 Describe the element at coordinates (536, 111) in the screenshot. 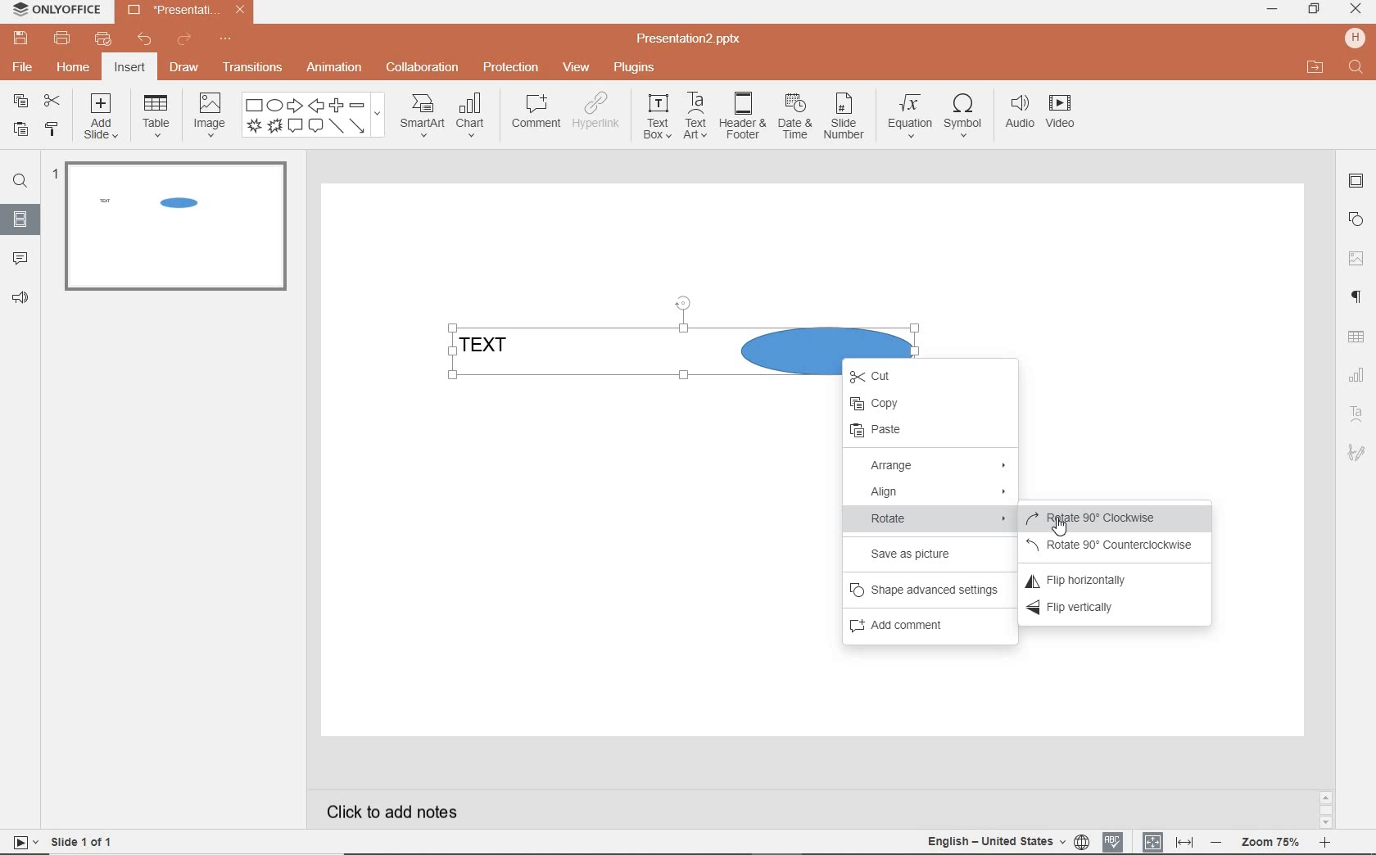

I see `comment` at that location.